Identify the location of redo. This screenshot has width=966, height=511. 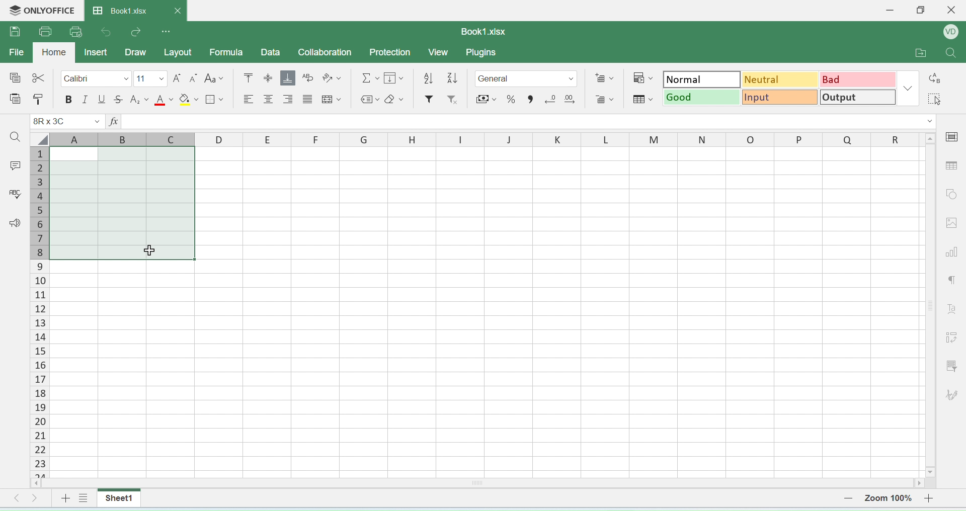
(136, 32).